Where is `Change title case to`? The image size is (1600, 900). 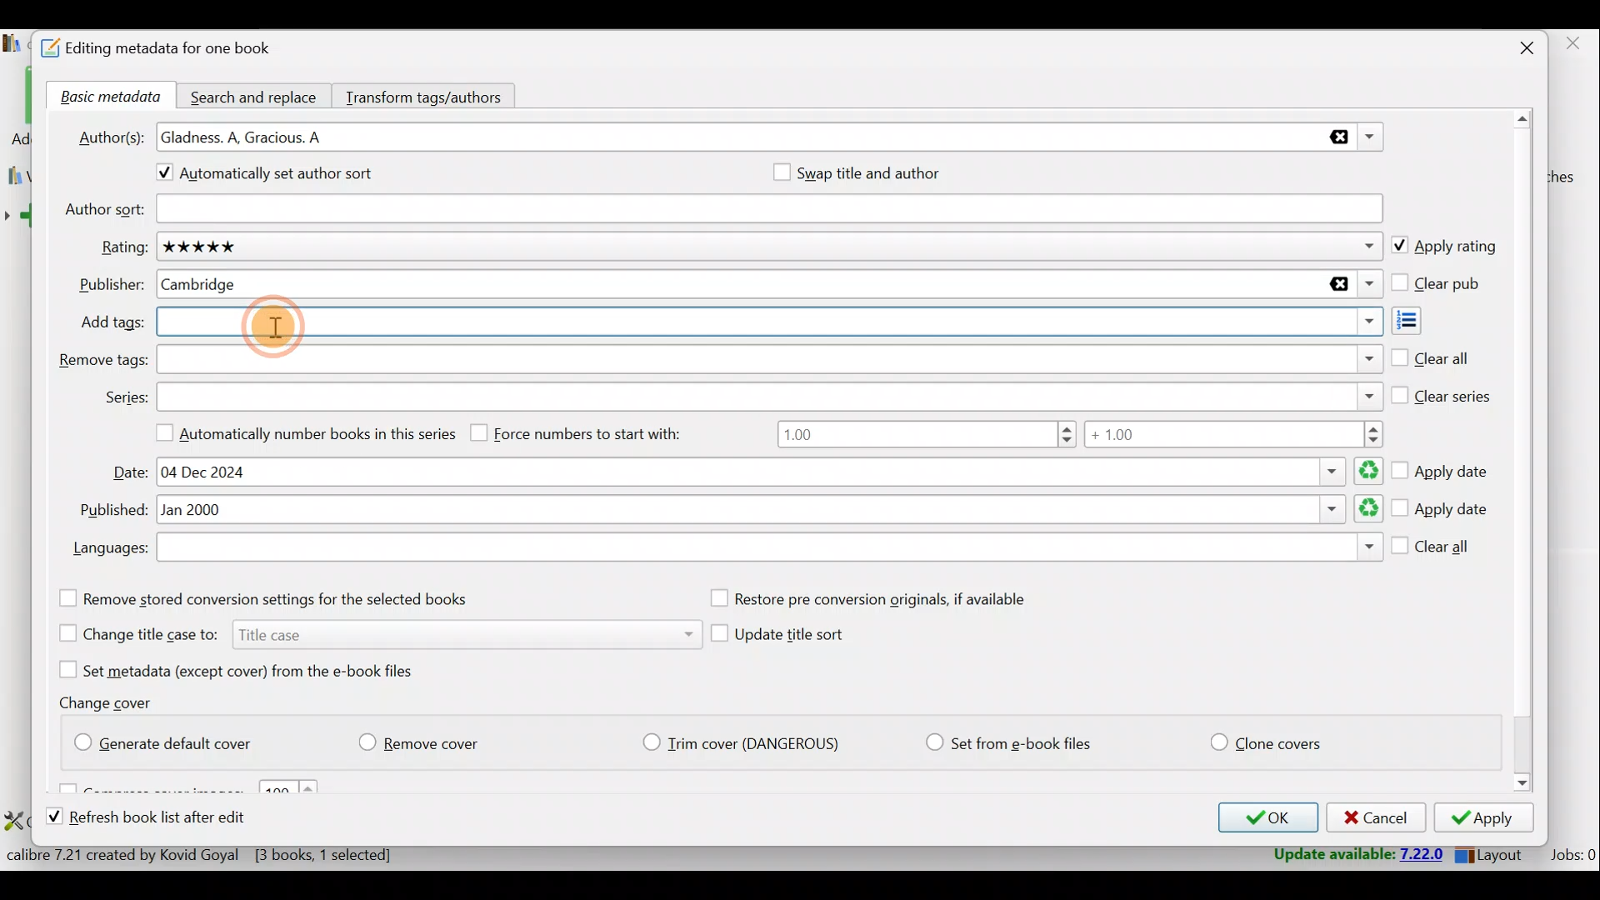 Change title case to is located at coordinates (372, 632).